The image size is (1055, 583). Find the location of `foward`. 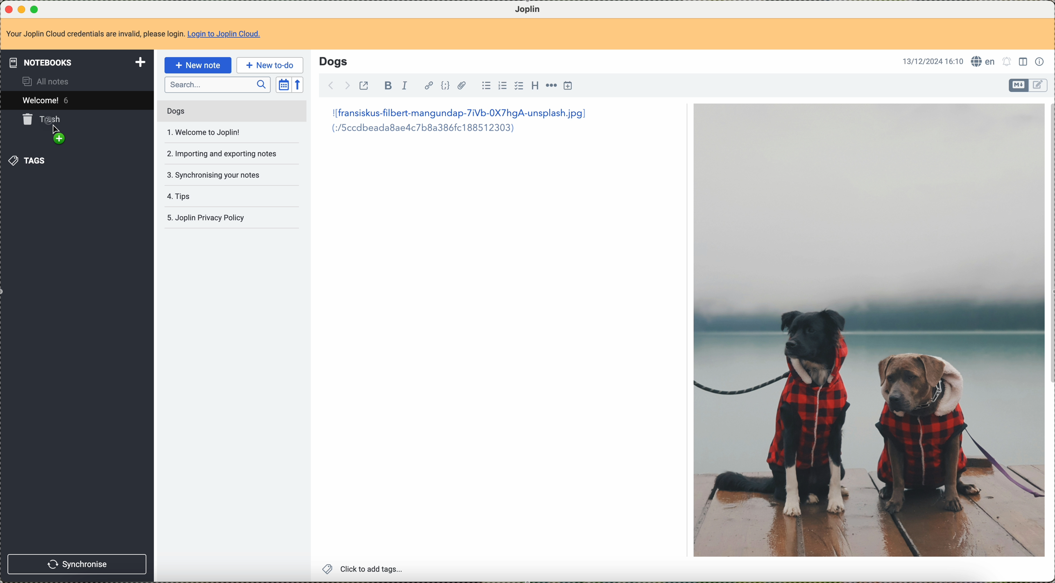

foward is located at coordinates (349, 85).